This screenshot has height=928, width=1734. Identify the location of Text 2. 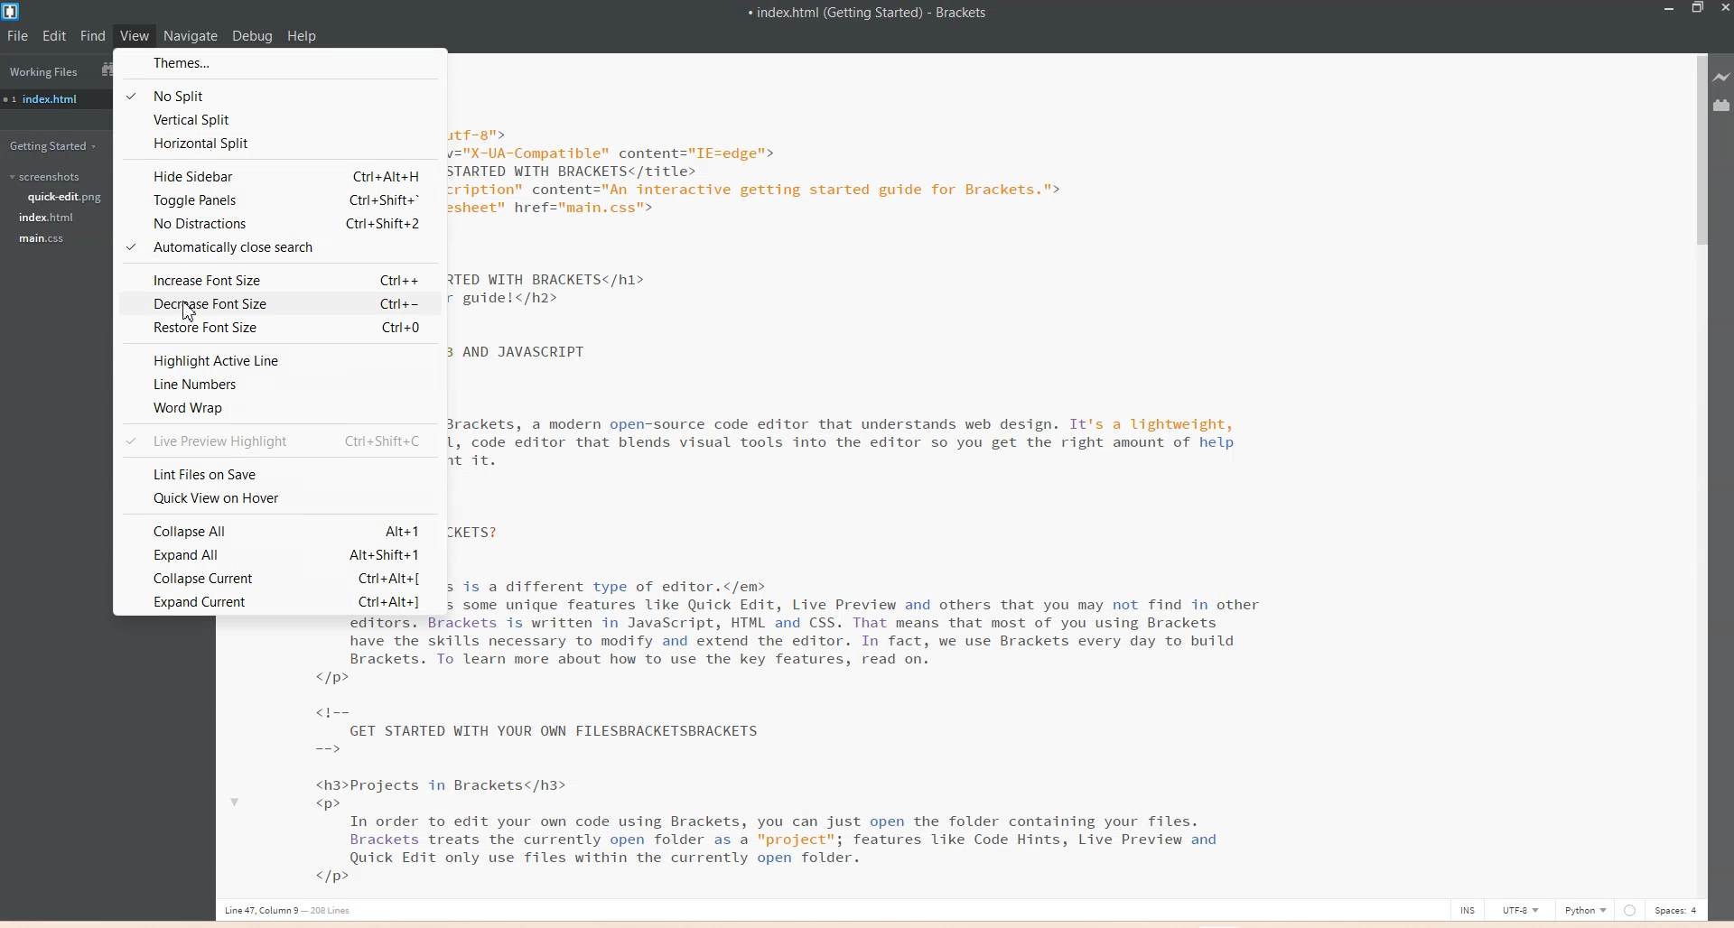
(867, 469).